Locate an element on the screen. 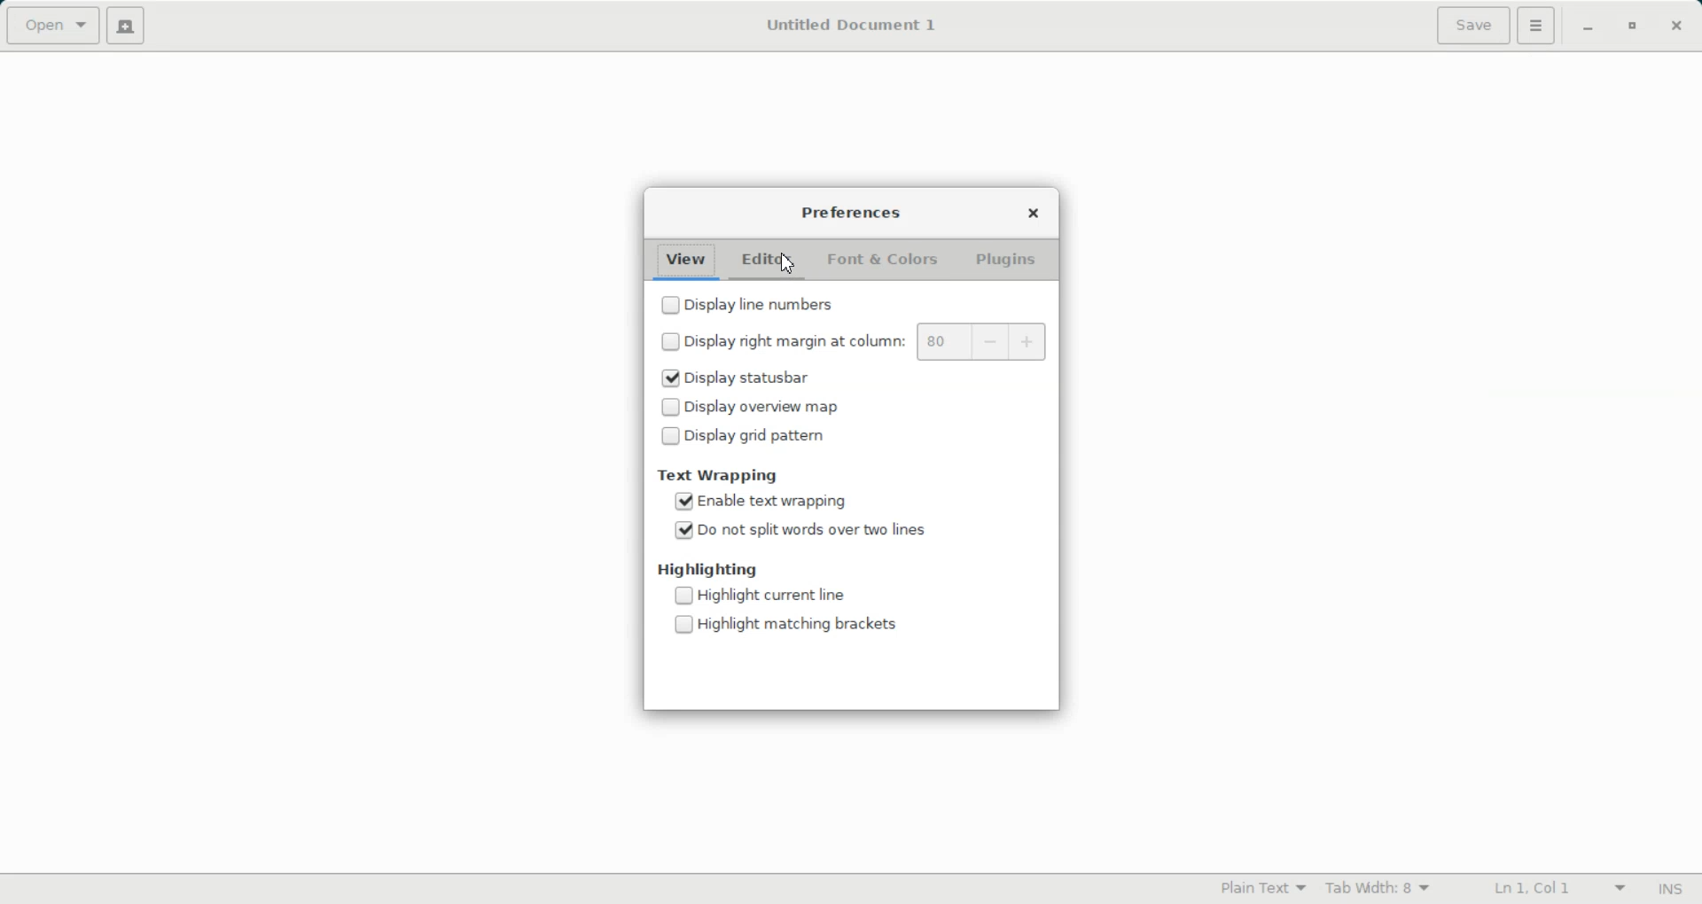 This screenshot has width=1702, height=904. decrease is located at coordinates (985, 341).